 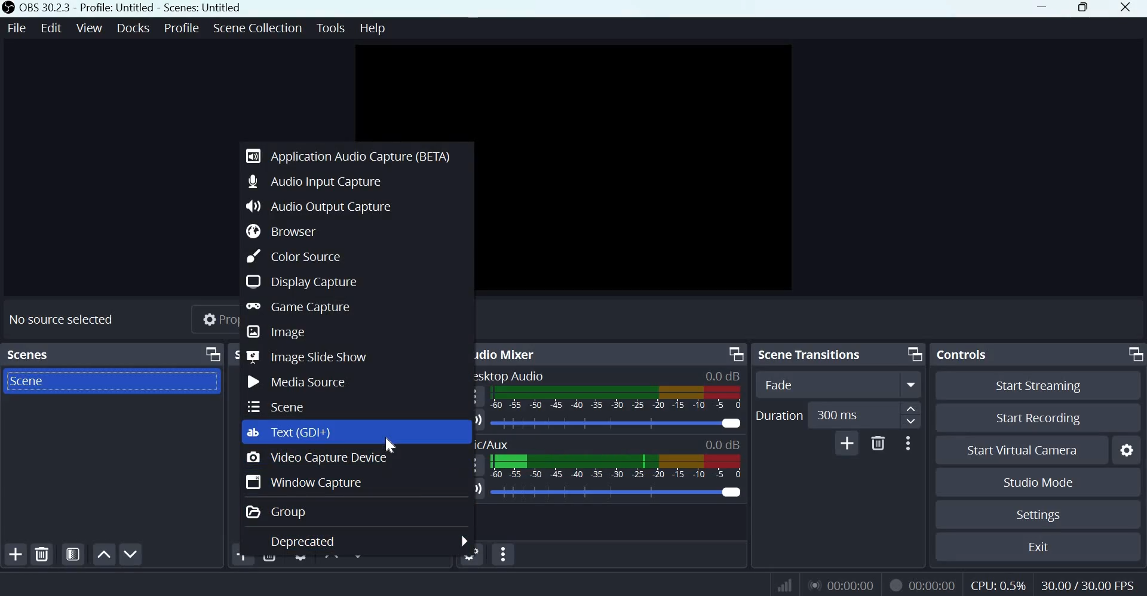 What do you see at coordinates (912, 424) in the screenshot?
I see `Decrease` at bounding box center [912, 424].